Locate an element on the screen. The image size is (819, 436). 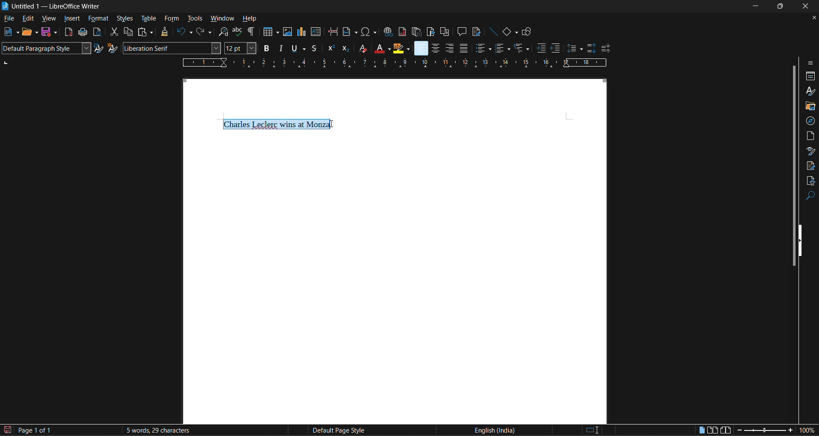
align left is located at coordinates (421, 48).